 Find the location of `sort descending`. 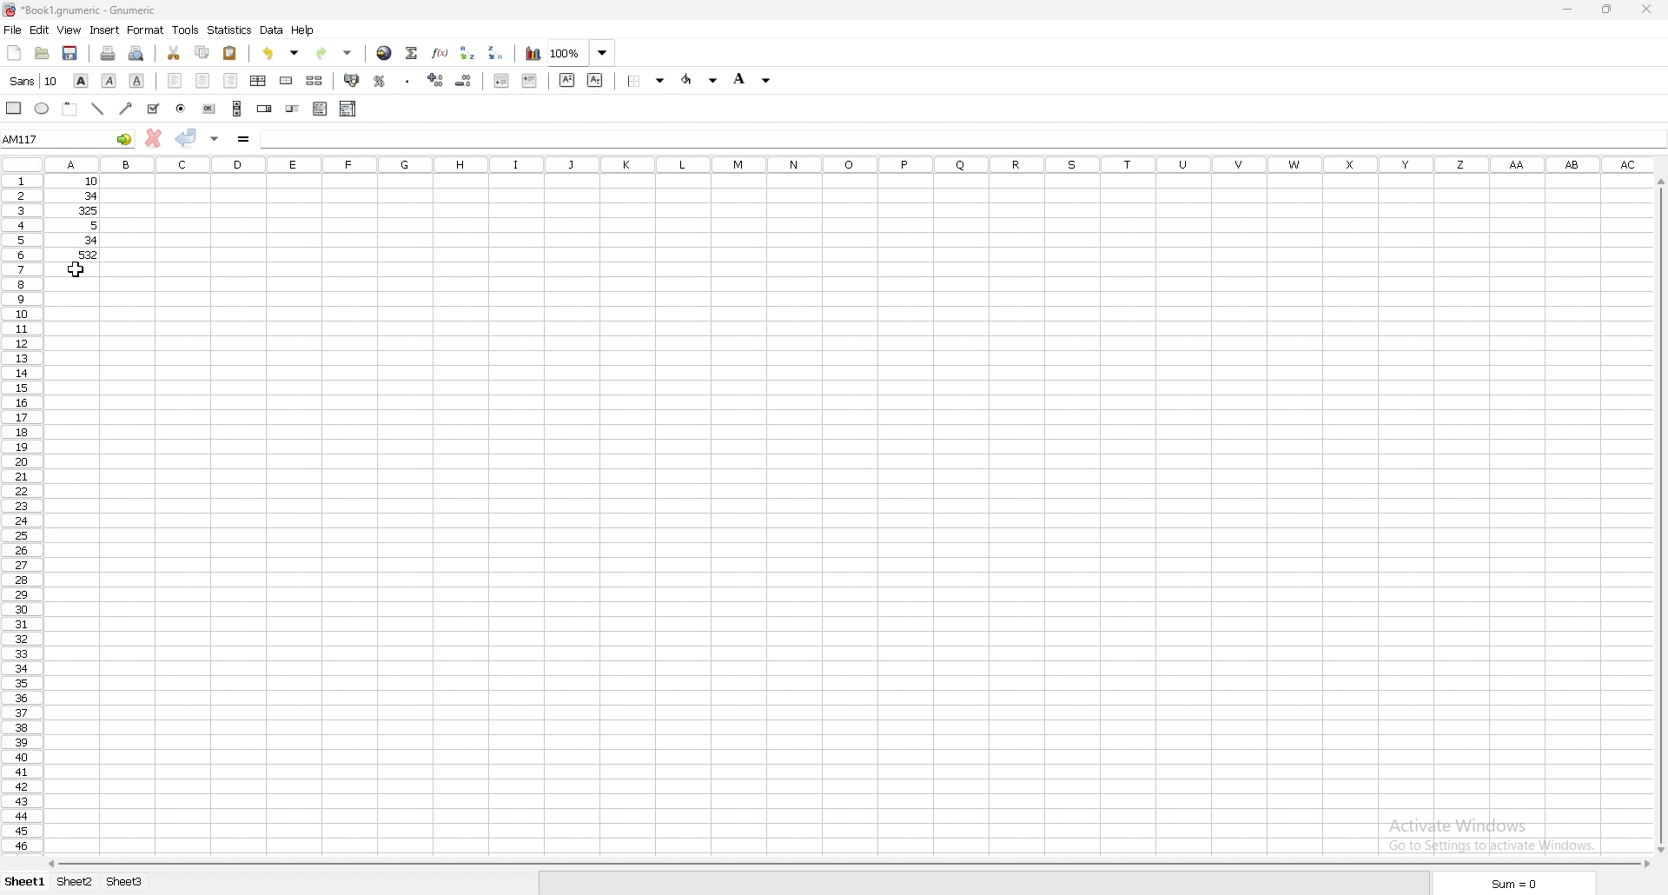

sort descending is located at coordinates (495, 52).